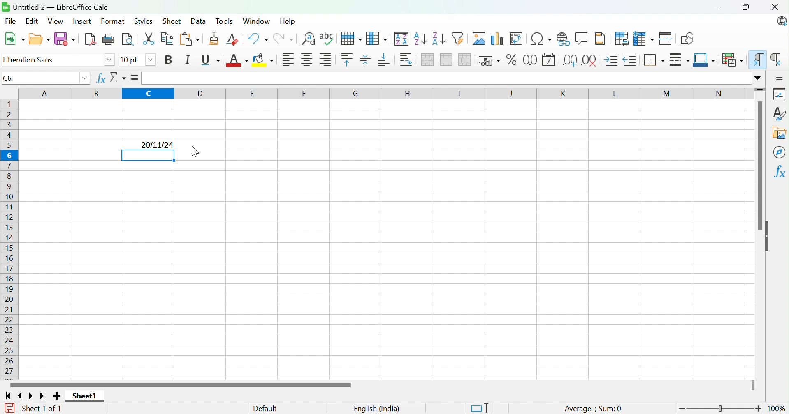 Image resolution: width=789 pixels, height=414 pixels. Describe the element at coordinates (10, 240) in the screenshot. I see `Row names` at that location.